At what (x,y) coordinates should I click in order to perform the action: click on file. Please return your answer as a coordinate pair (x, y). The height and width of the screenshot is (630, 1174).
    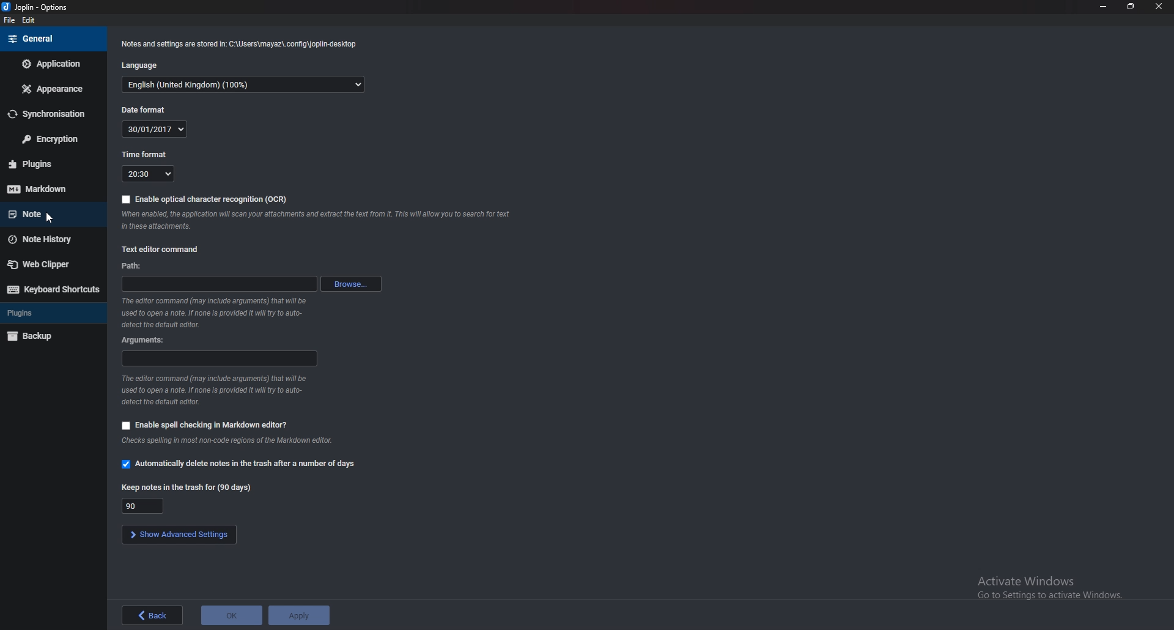
    Looking at the image, I should click on (9, 21).